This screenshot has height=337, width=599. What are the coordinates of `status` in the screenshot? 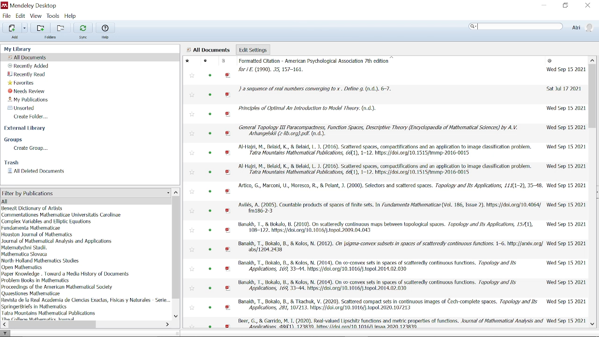 It's located at (210, 212).